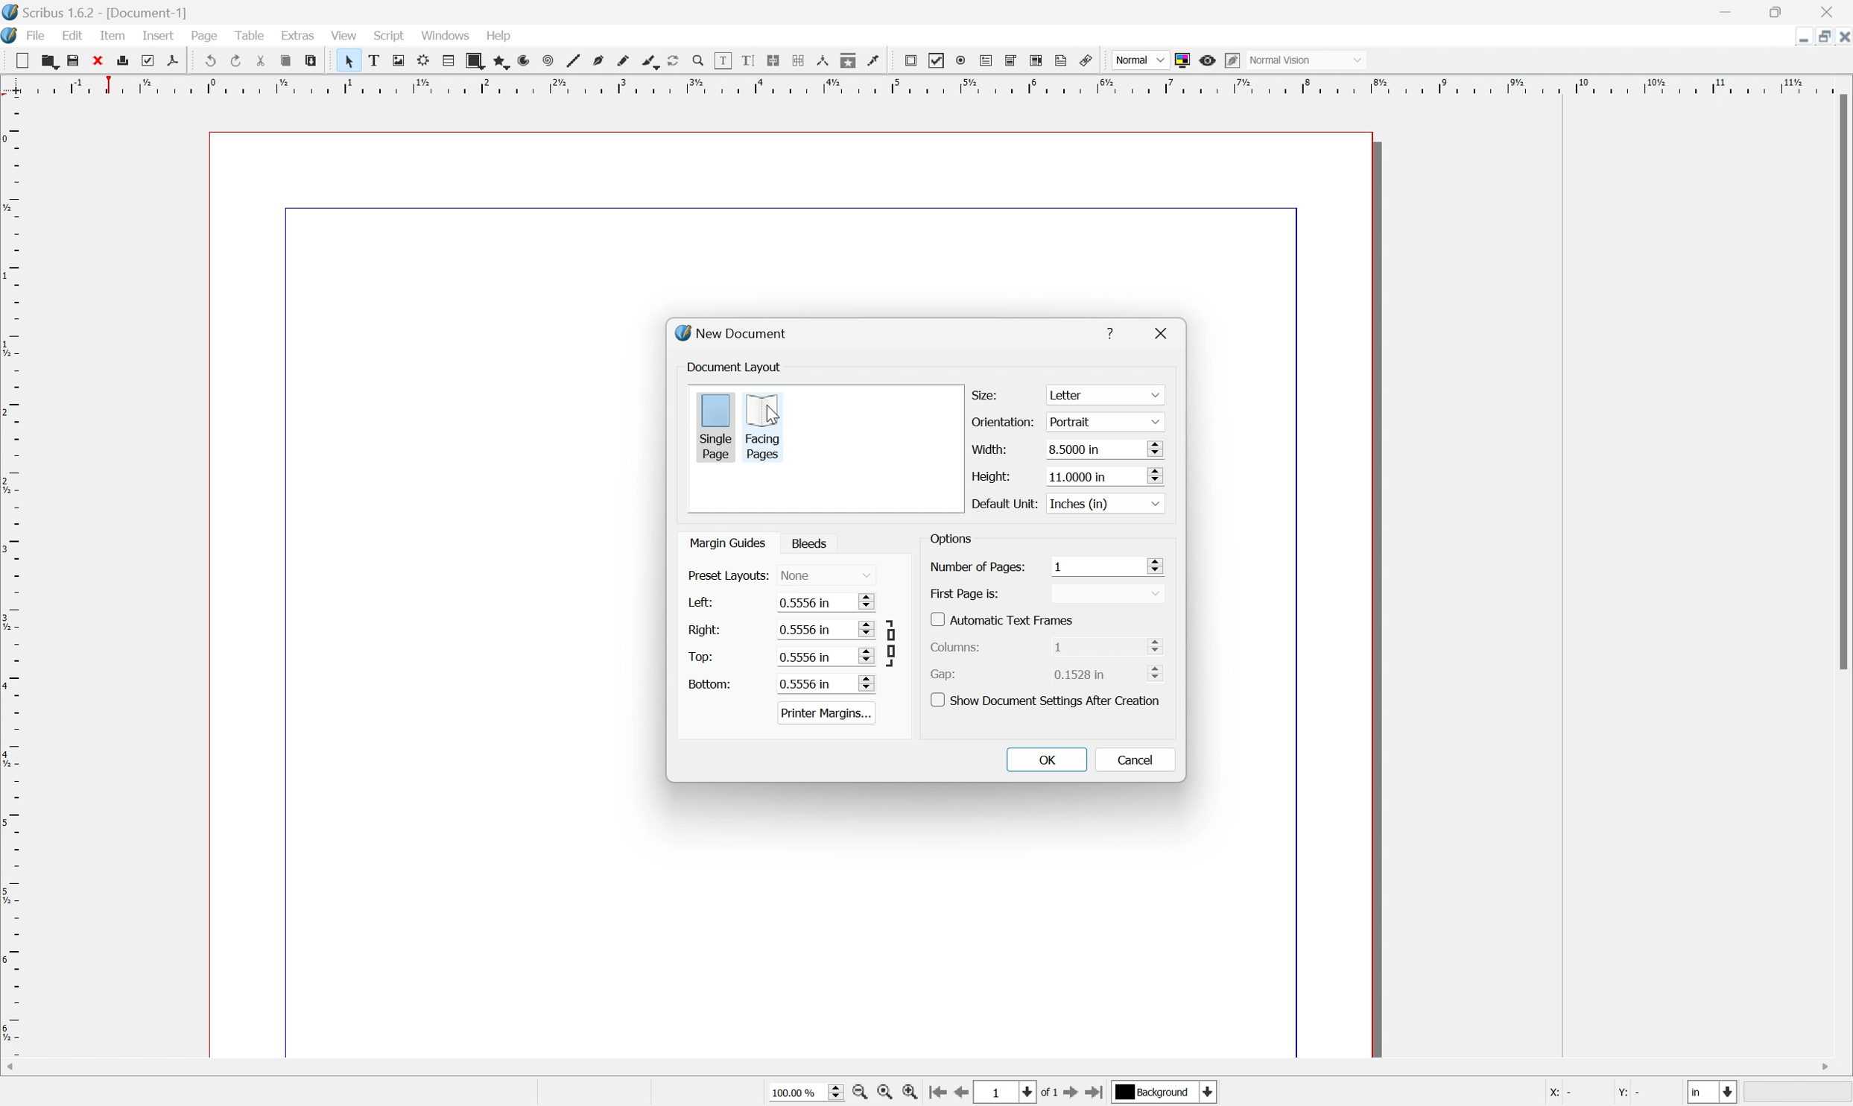 This screenshot has height=1106, width=1853. Describe the element at coordinates (1097, 1093) in the screenshot. I see `go to last page` at that location.